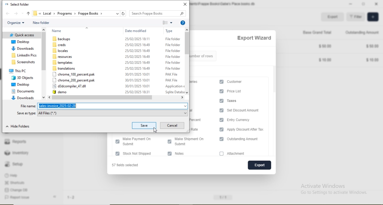 Image resolution: width=383 pixels, height=205 pixels. Describe the element at coordinates (188, 60) in the screenshot. I see `scroll bar` at that location.